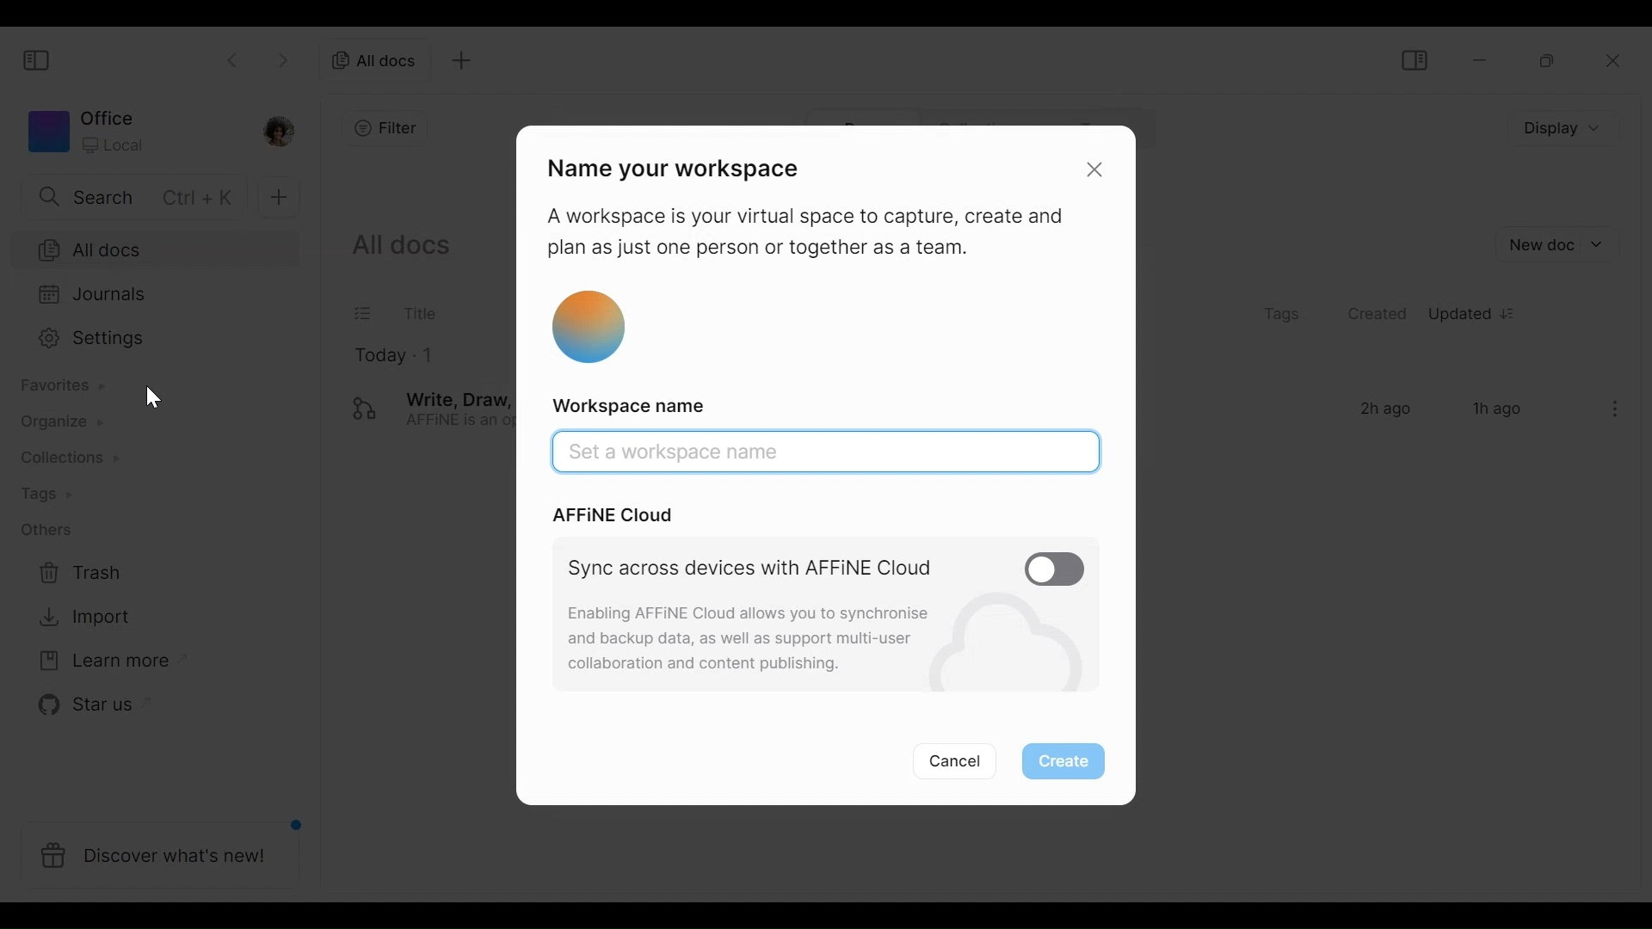 The image size is (1652, 929). I want to click on Discover what's new, so click(159, 852).